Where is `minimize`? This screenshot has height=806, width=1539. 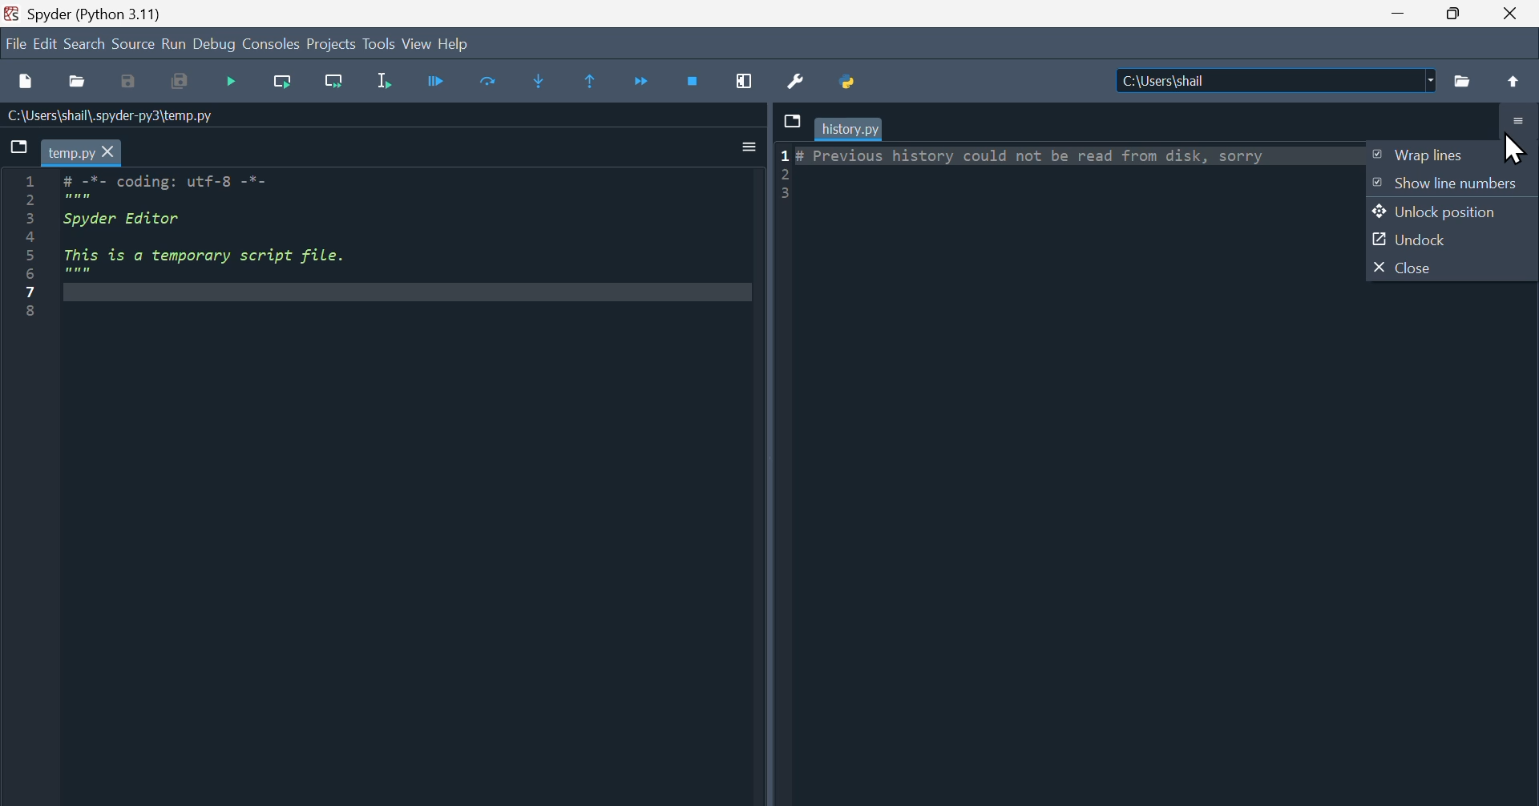
minimize is located at coordinates (1393, 14).